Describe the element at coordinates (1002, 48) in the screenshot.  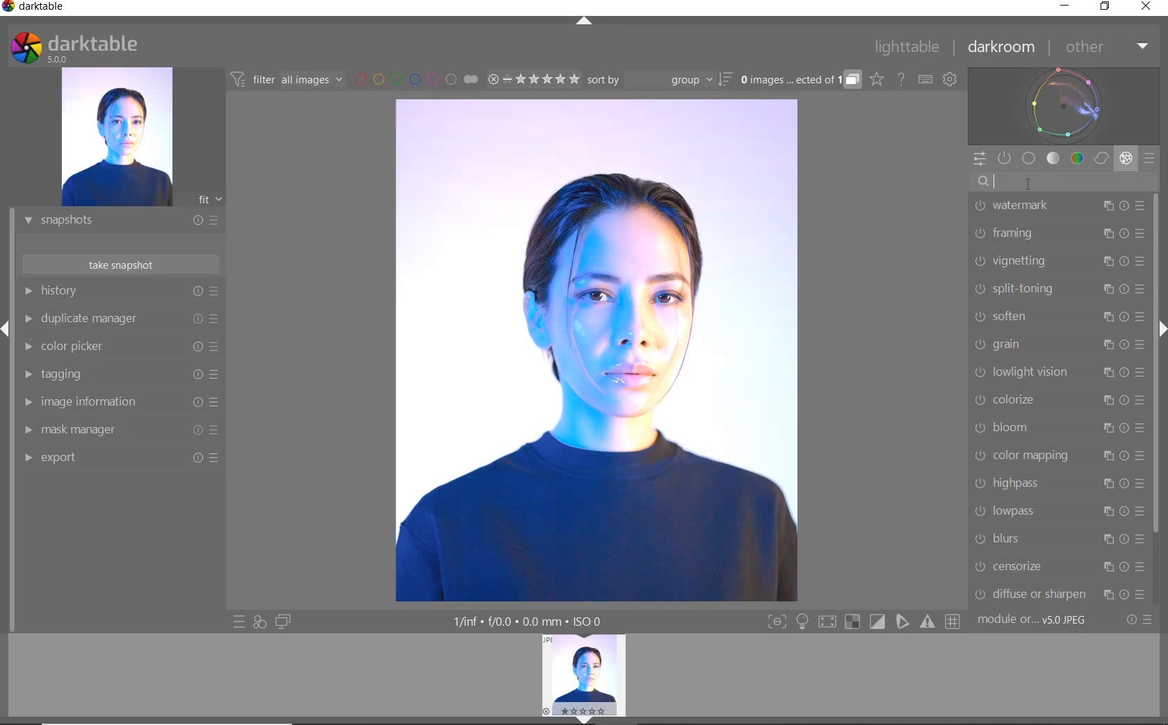
I see `DARKROOM` at that location.